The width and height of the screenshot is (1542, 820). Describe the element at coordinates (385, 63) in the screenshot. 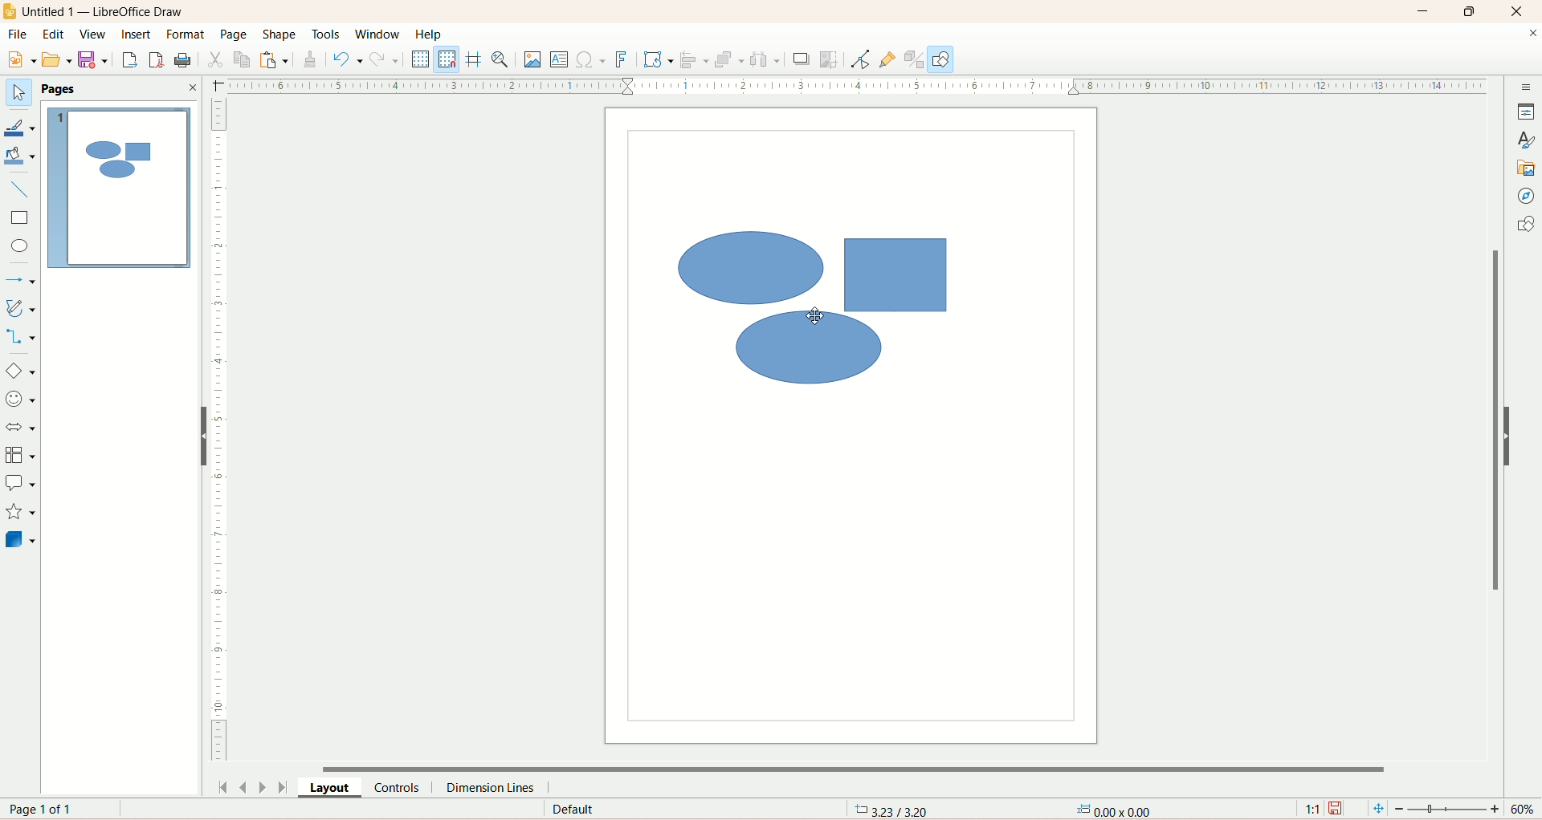

I see `redo` at that location.